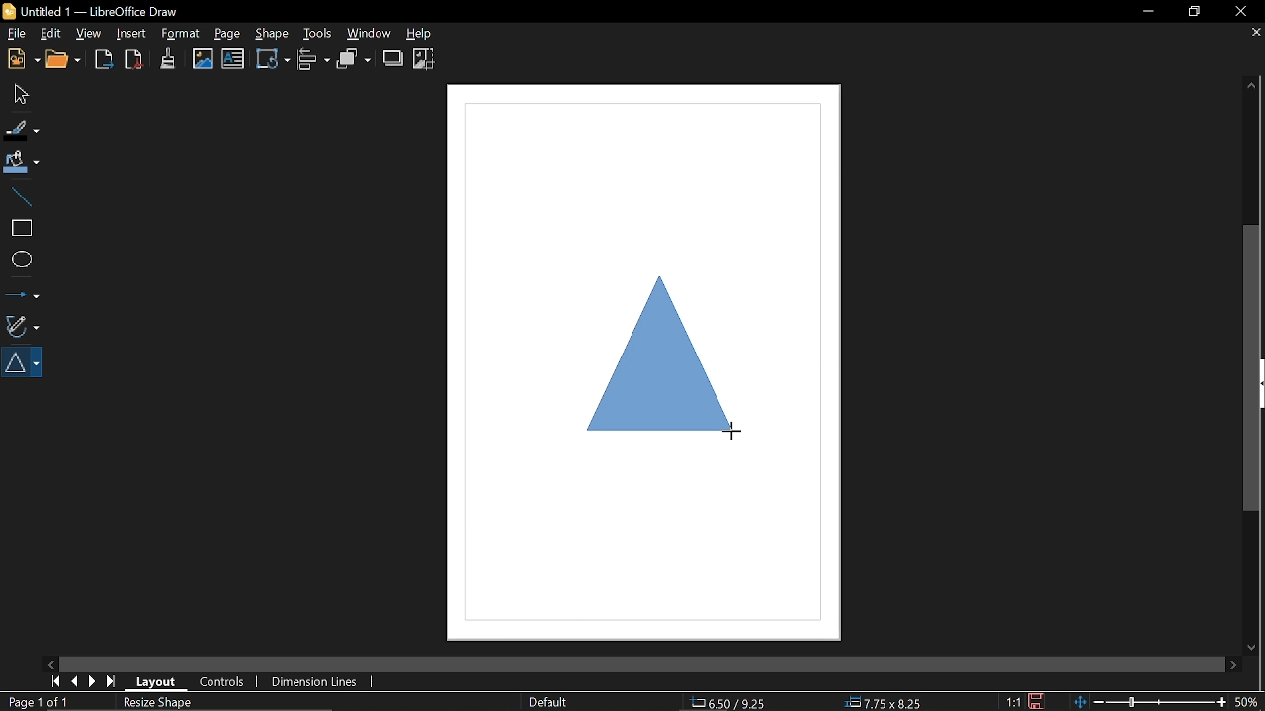 The height and width of the screenshot is (711, 1265). What do you see at coordinates (74, 682) in the screenshot?
I see `Previous page` at bounding box center [74, 682].